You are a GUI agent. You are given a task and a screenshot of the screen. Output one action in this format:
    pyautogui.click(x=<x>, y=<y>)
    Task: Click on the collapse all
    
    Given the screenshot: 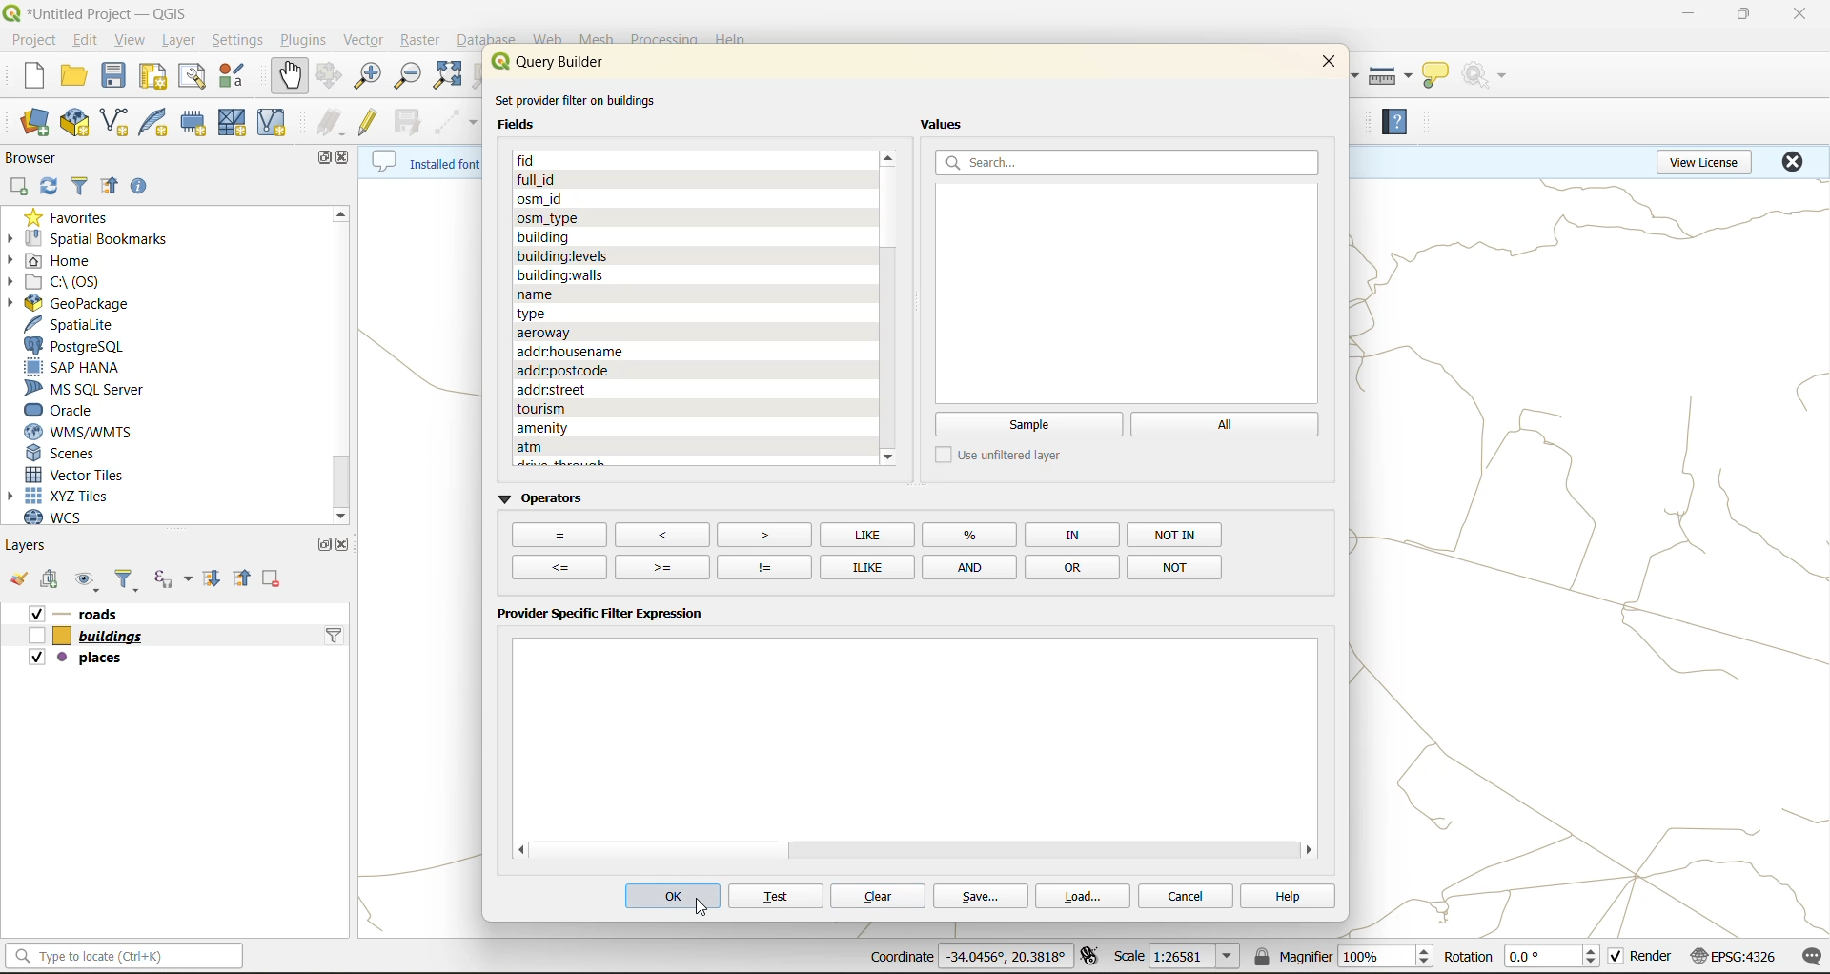 What is the action you would take?
    pyautogui.click(x=112, y=187)
    